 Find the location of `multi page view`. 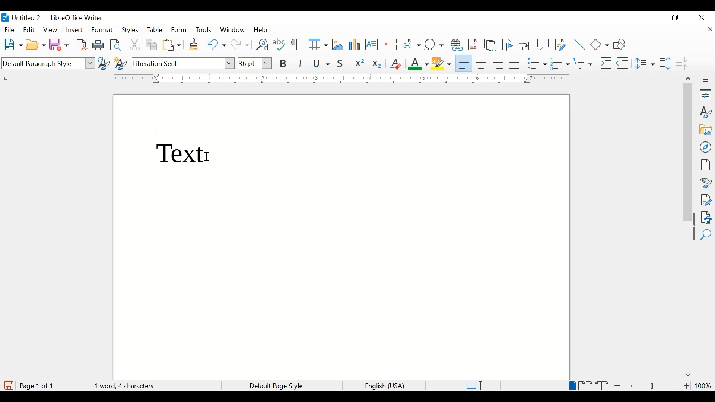

multi page view is located at coordinates (586, 386).